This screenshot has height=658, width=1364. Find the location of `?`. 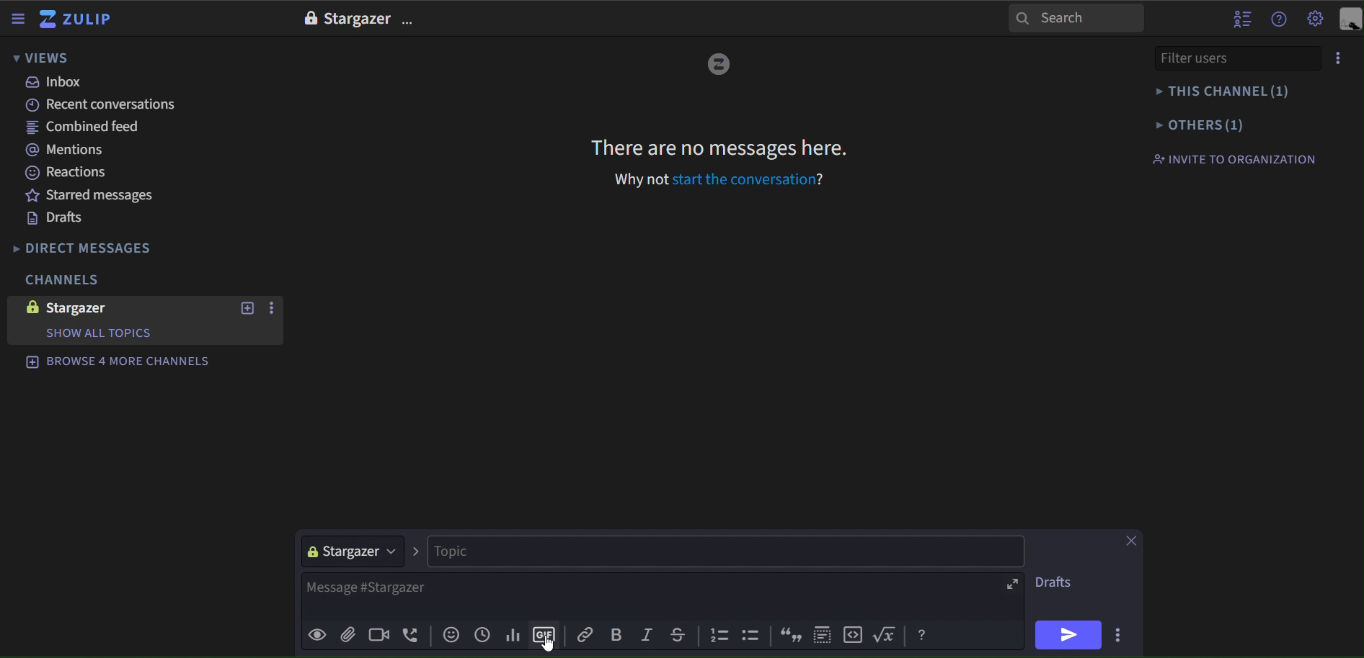

? is located at coordinates (825, 178).